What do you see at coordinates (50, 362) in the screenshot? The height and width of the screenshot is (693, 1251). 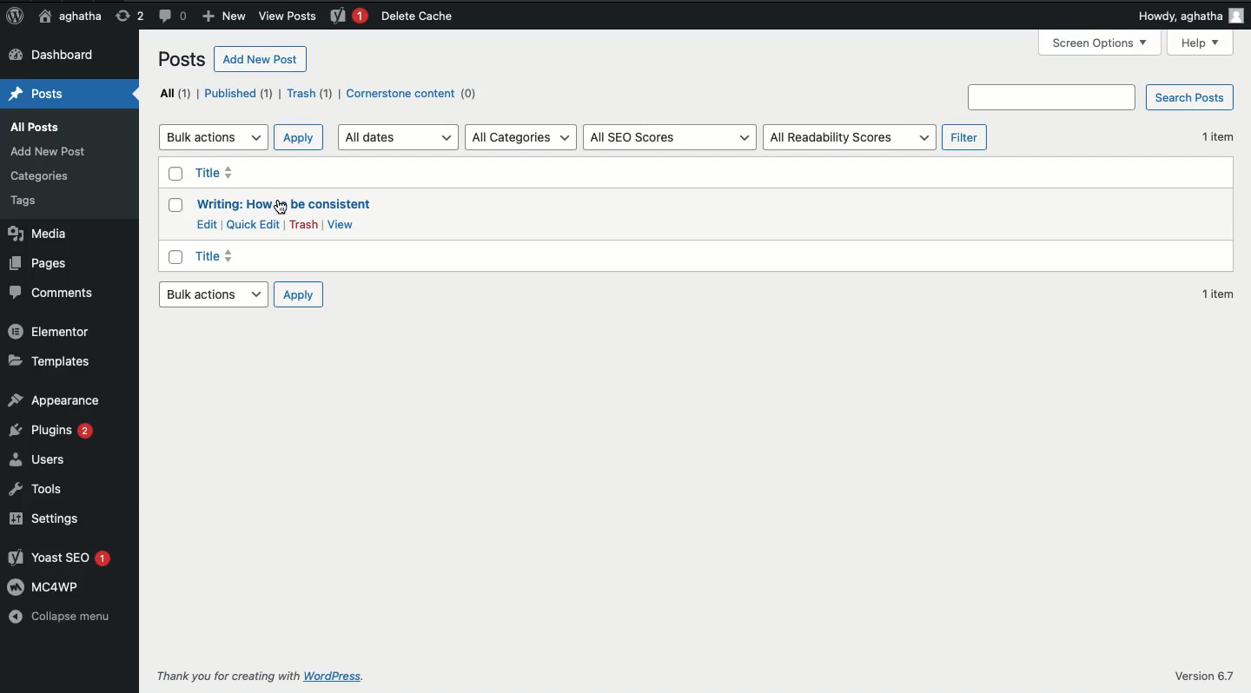 I see `Templates` at bounding box center [50, 362].